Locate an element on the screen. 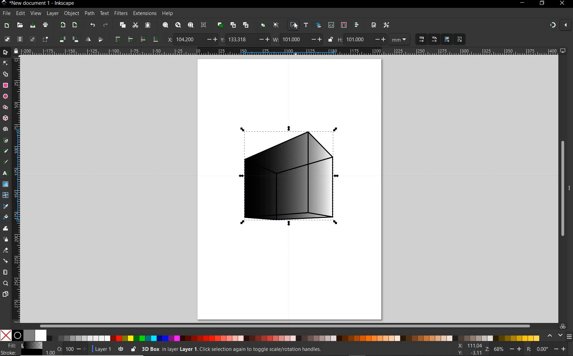 The width and height of the screenshot is (573, 356). scroll color options is located at coordinates (554, 336).